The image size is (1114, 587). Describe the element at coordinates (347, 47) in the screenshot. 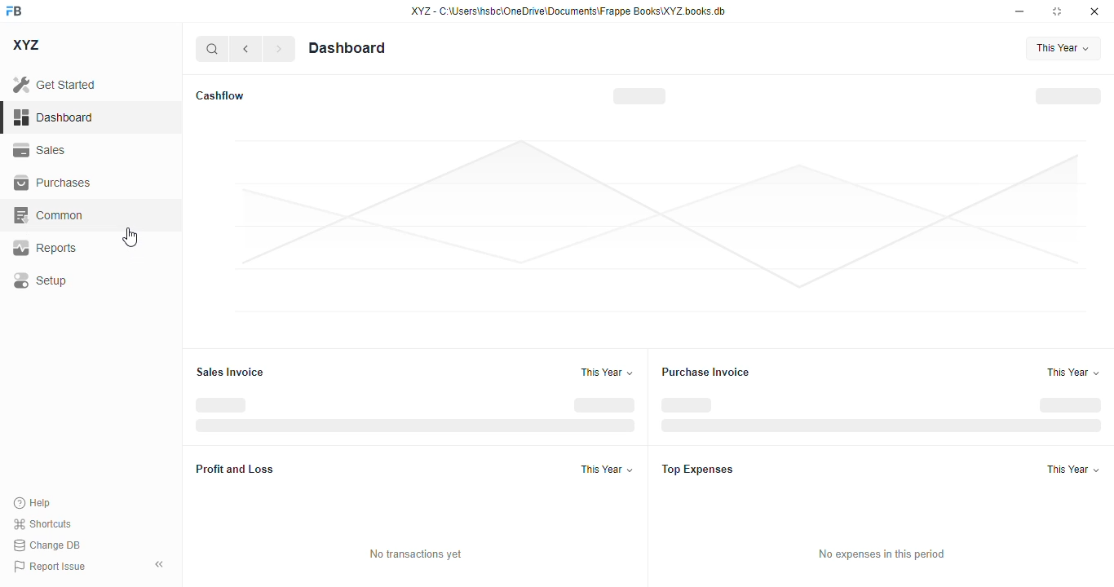

I see `dashboard` at that location.